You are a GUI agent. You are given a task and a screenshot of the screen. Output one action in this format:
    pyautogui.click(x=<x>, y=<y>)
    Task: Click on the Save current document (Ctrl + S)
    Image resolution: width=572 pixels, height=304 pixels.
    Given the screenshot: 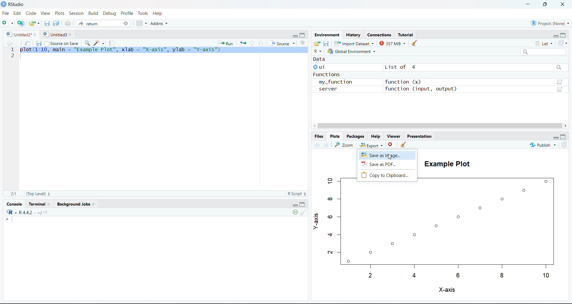 What is the action you would take?
    pyautogui.click(x=38, y=43)
    